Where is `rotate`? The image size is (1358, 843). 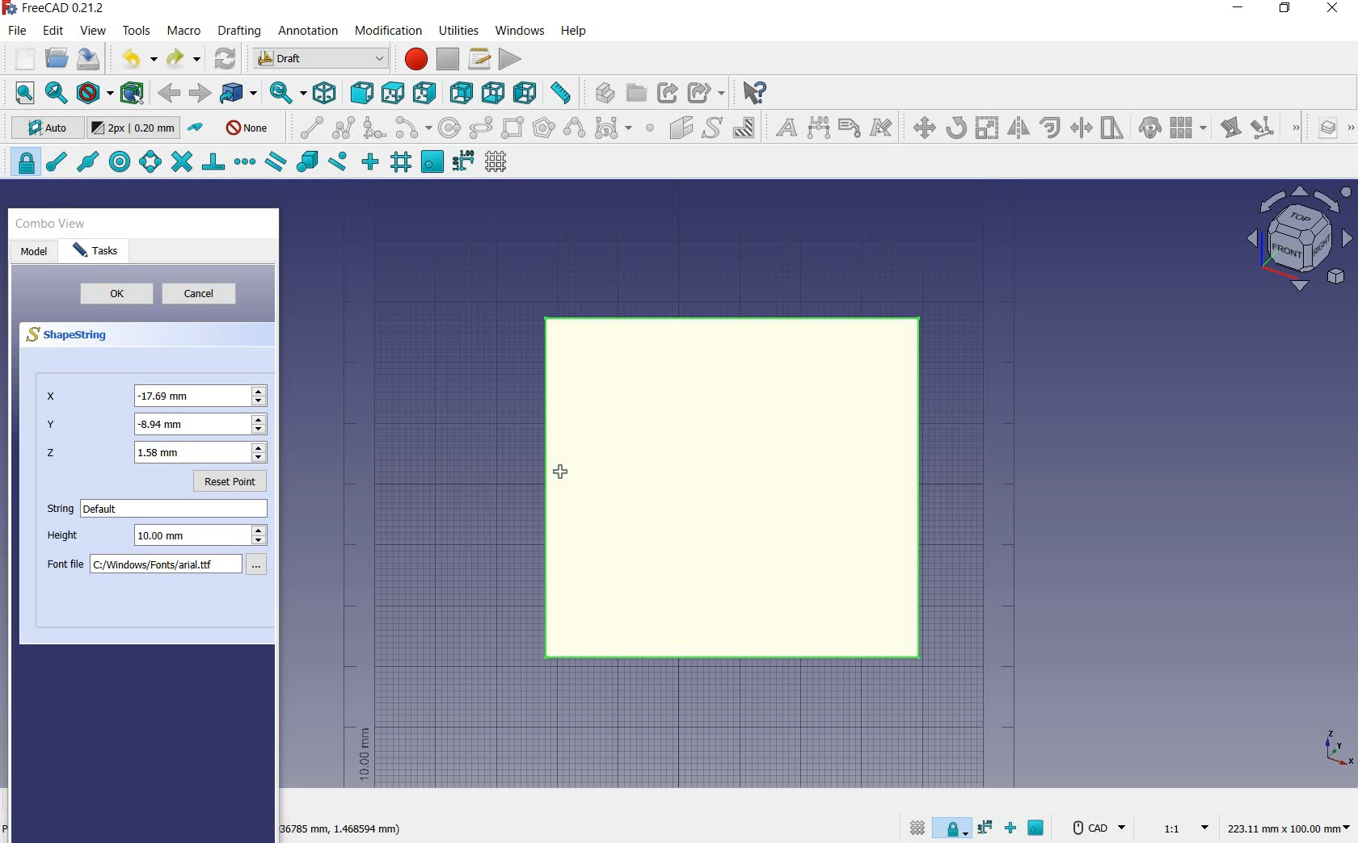
rotate is located at coordinates (956, 127).